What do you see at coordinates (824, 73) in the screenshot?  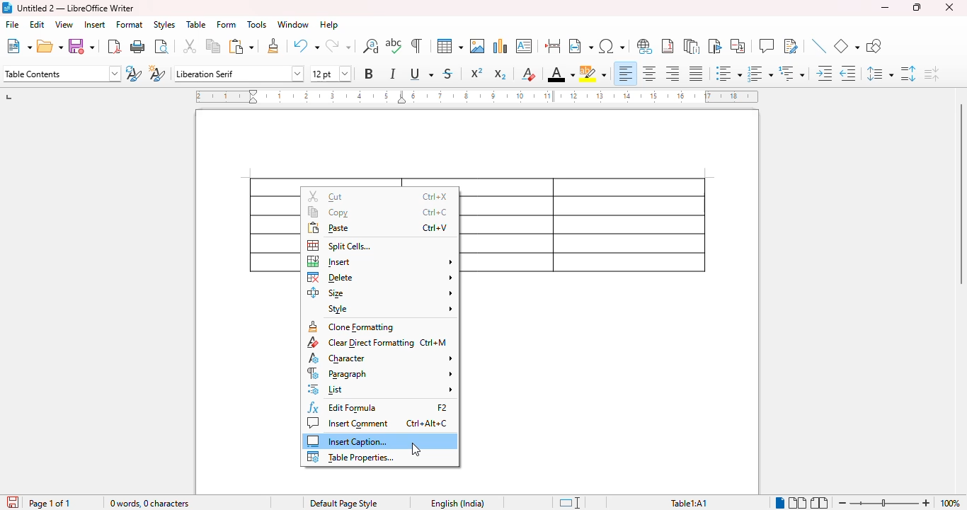 I see `increase indent` at bounding box center [824, 73].